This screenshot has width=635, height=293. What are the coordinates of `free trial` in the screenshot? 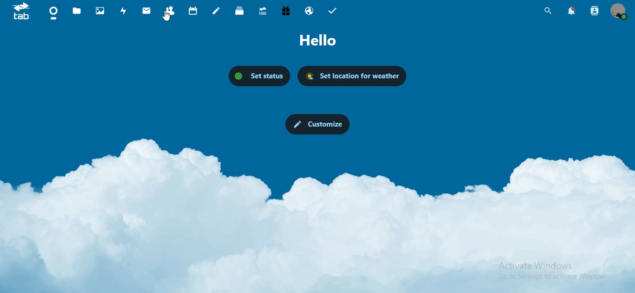 It's located at (287, 11).